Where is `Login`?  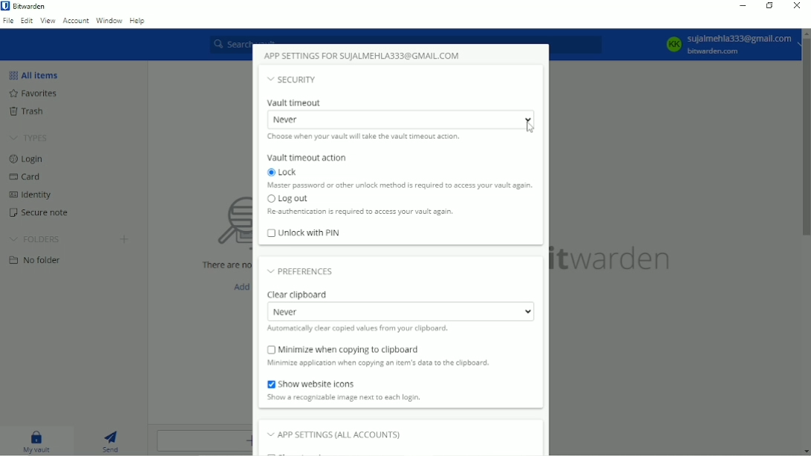 Login is located at coordinates (26, 160).